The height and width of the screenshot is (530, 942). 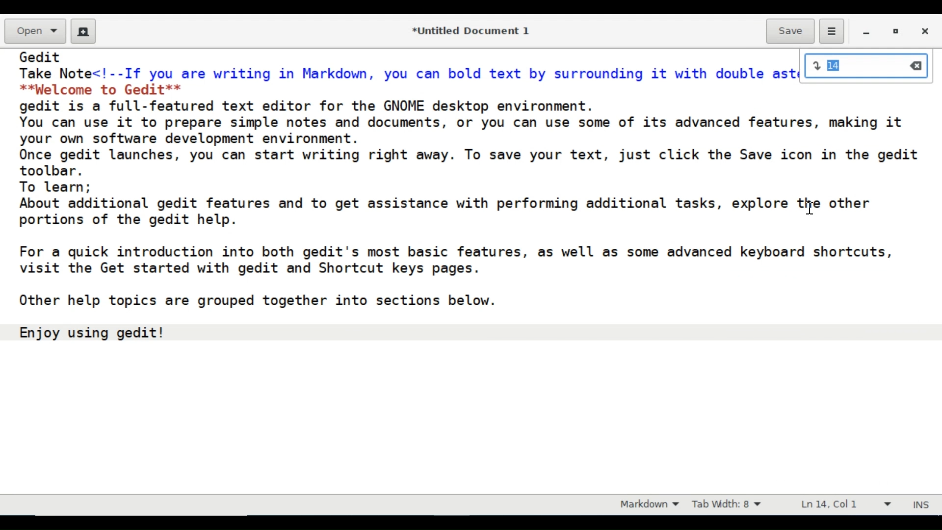 What do you see at coordinates (456, 260) in the screenshot?
I see `For a quick introduction into both gedit's most basic features, as well as some advanced keyboard shortcuts,
visit the Get started with gedit and Shortcut keys pages.` at bounding box center [456, 260].